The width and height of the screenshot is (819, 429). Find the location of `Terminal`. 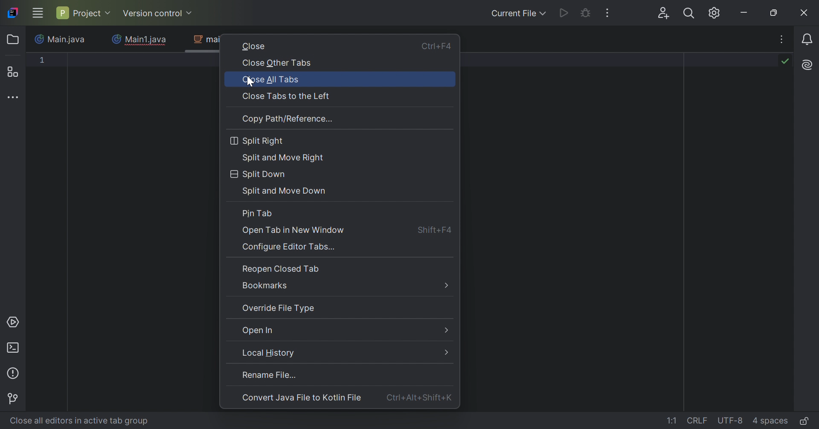

Terminal is located at coordinates (15, 348).